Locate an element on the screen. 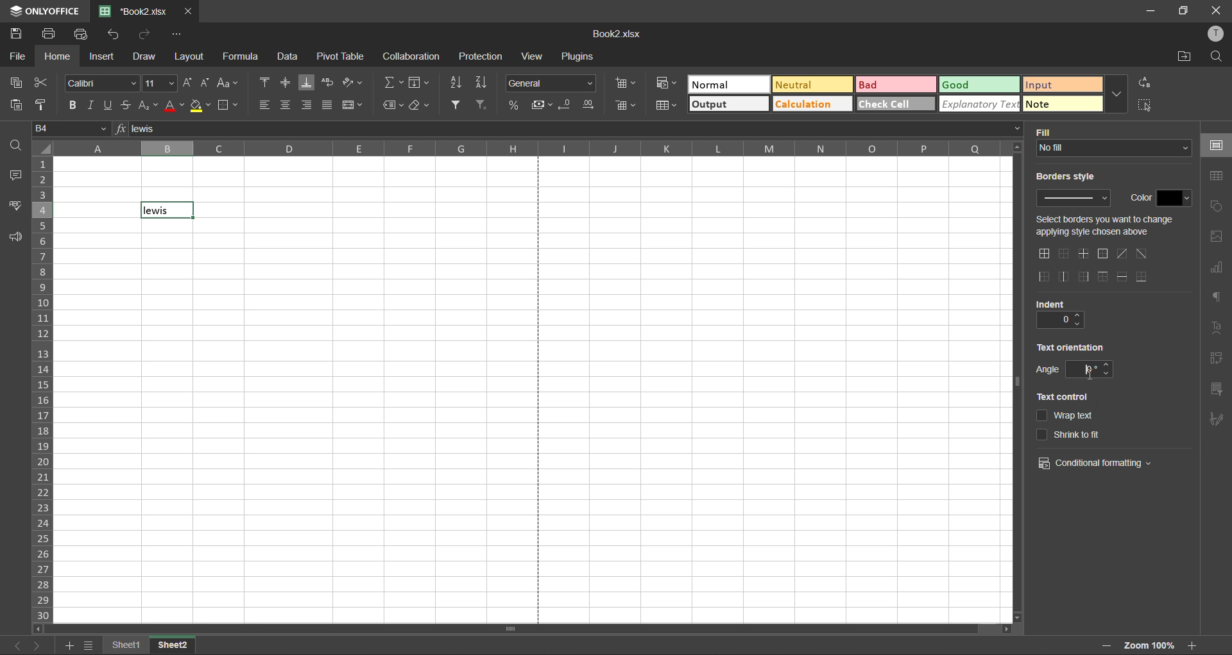 This screenshot has width=1232, height=655. filename is located at coordinates (133, 12).